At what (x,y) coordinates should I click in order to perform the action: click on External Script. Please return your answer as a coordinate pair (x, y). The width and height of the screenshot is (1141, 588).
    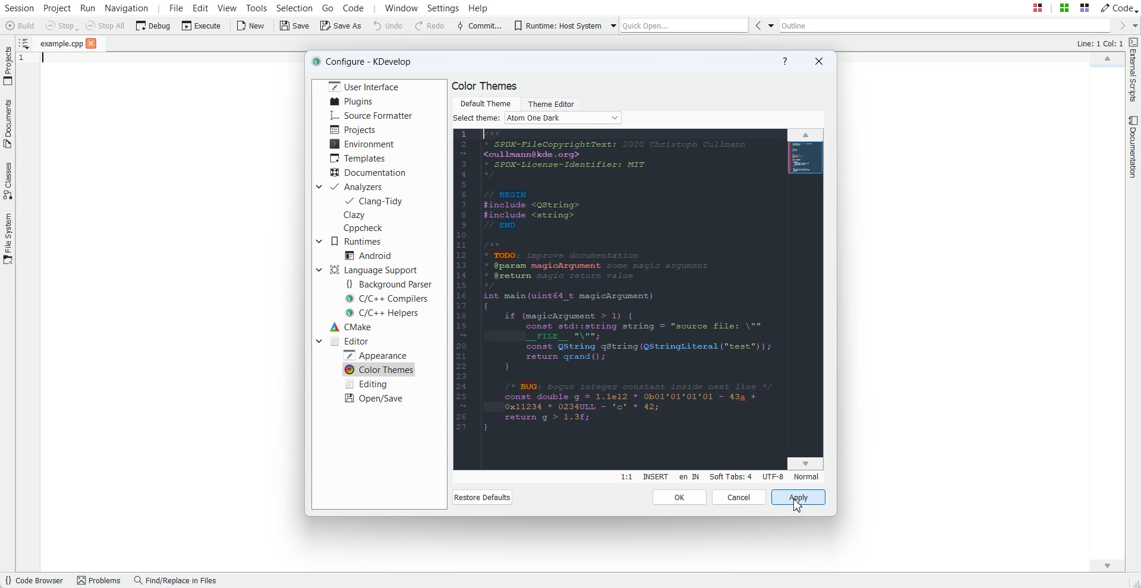
    Looking at the image, I should click on (1134, 71).